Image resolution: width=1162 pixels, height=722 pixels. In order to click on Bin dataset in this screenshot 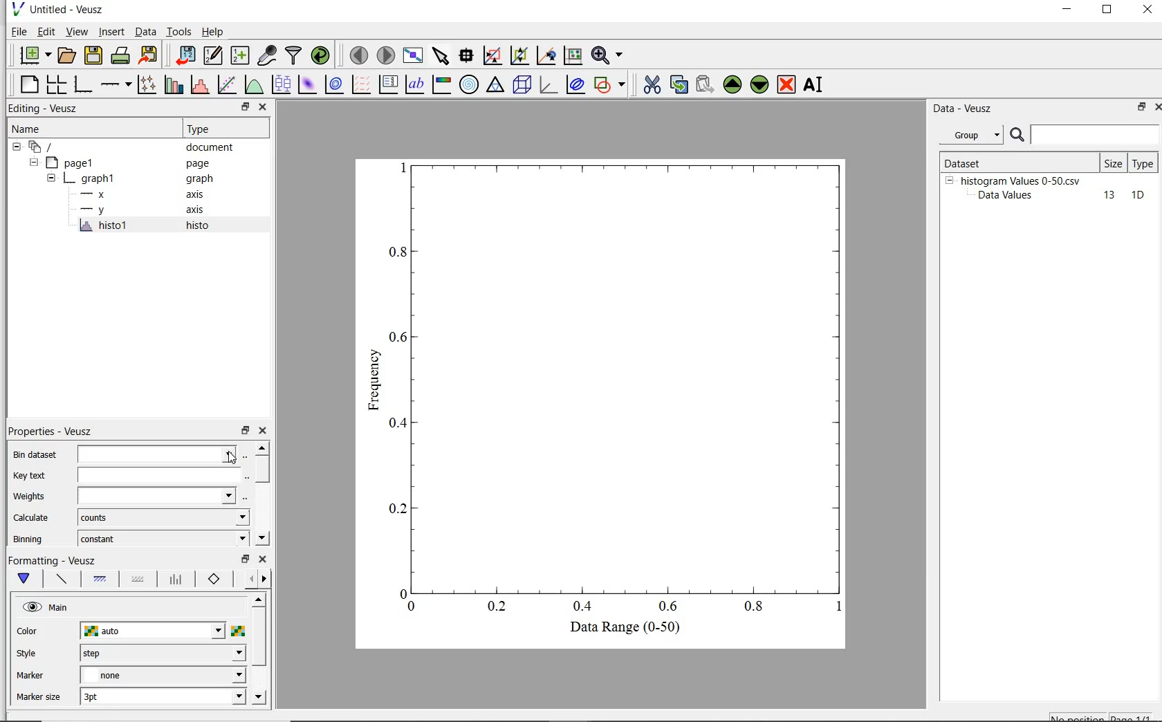, I will do `click(33, 454)`.